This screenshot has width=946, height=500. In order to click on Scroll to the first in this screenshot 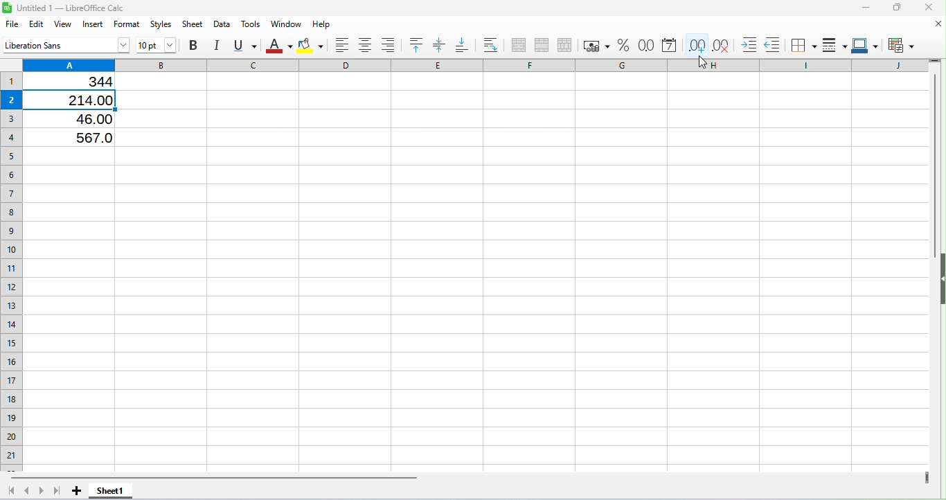, I will do `click(12, 492)`.